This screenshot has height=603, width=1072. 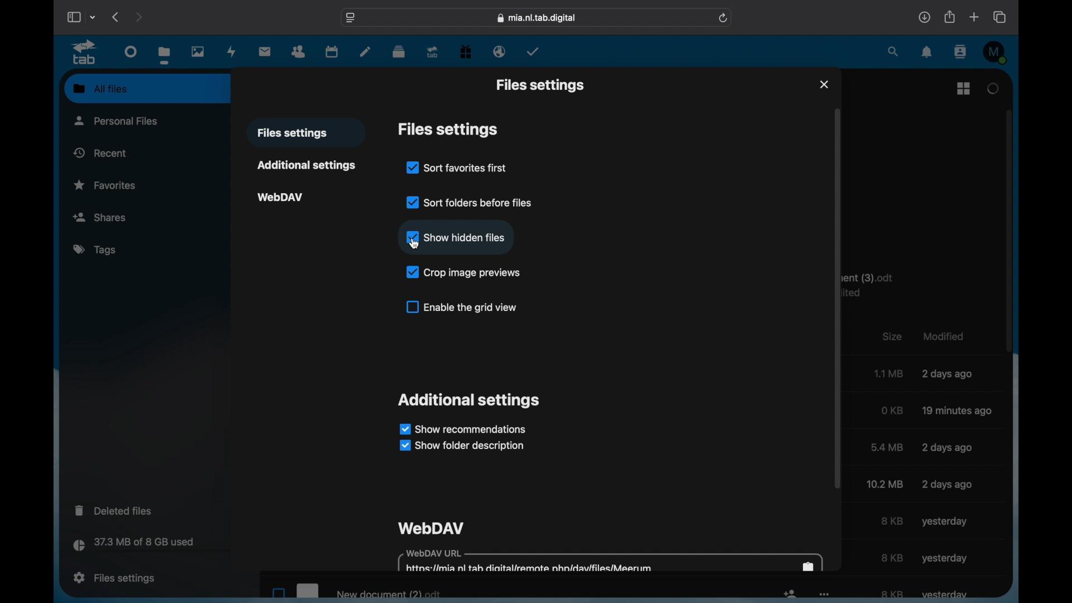 I want to click on deck, so click(x=398, y=52).